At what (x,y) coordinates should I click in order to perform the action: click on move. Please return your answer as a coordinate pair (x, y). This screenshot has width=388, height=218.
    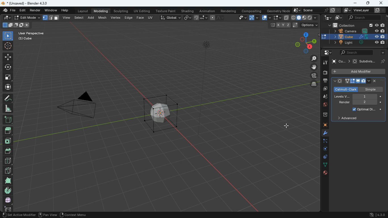
    Looking at the image, I should click on (8, 88).